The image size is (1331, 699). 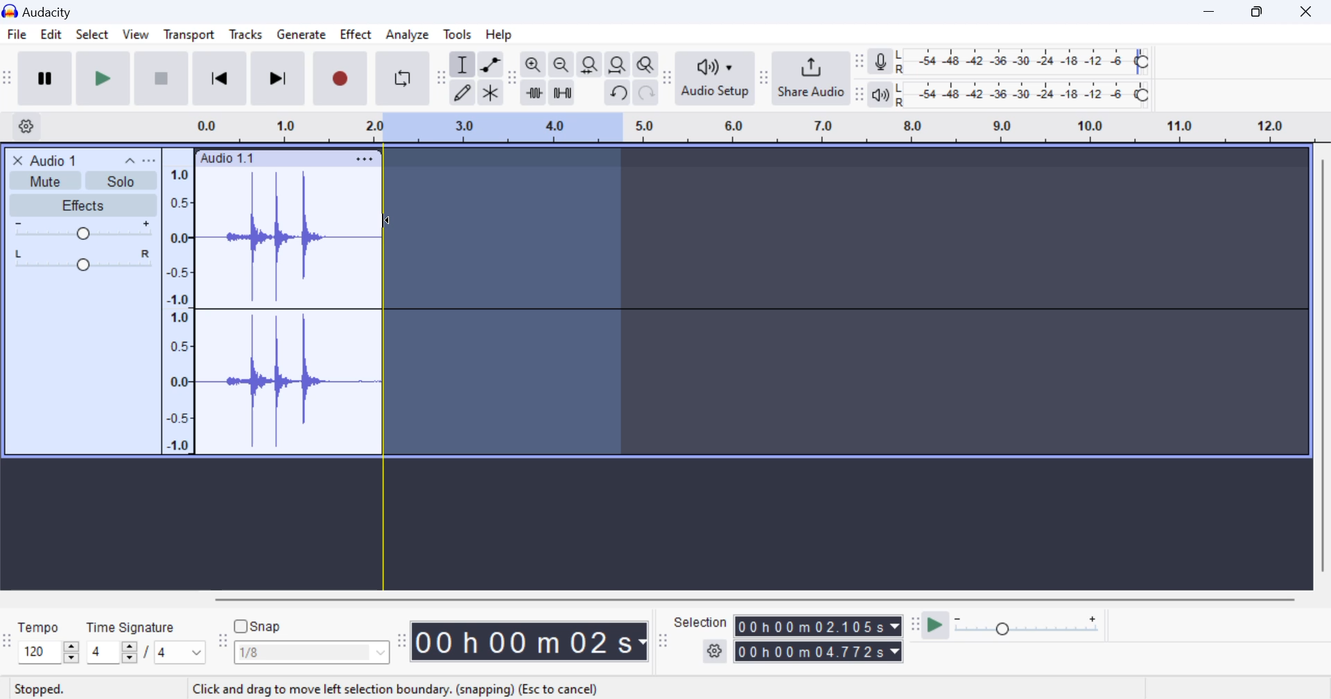 I want to click on playback meter, so click(x=881, y=94).